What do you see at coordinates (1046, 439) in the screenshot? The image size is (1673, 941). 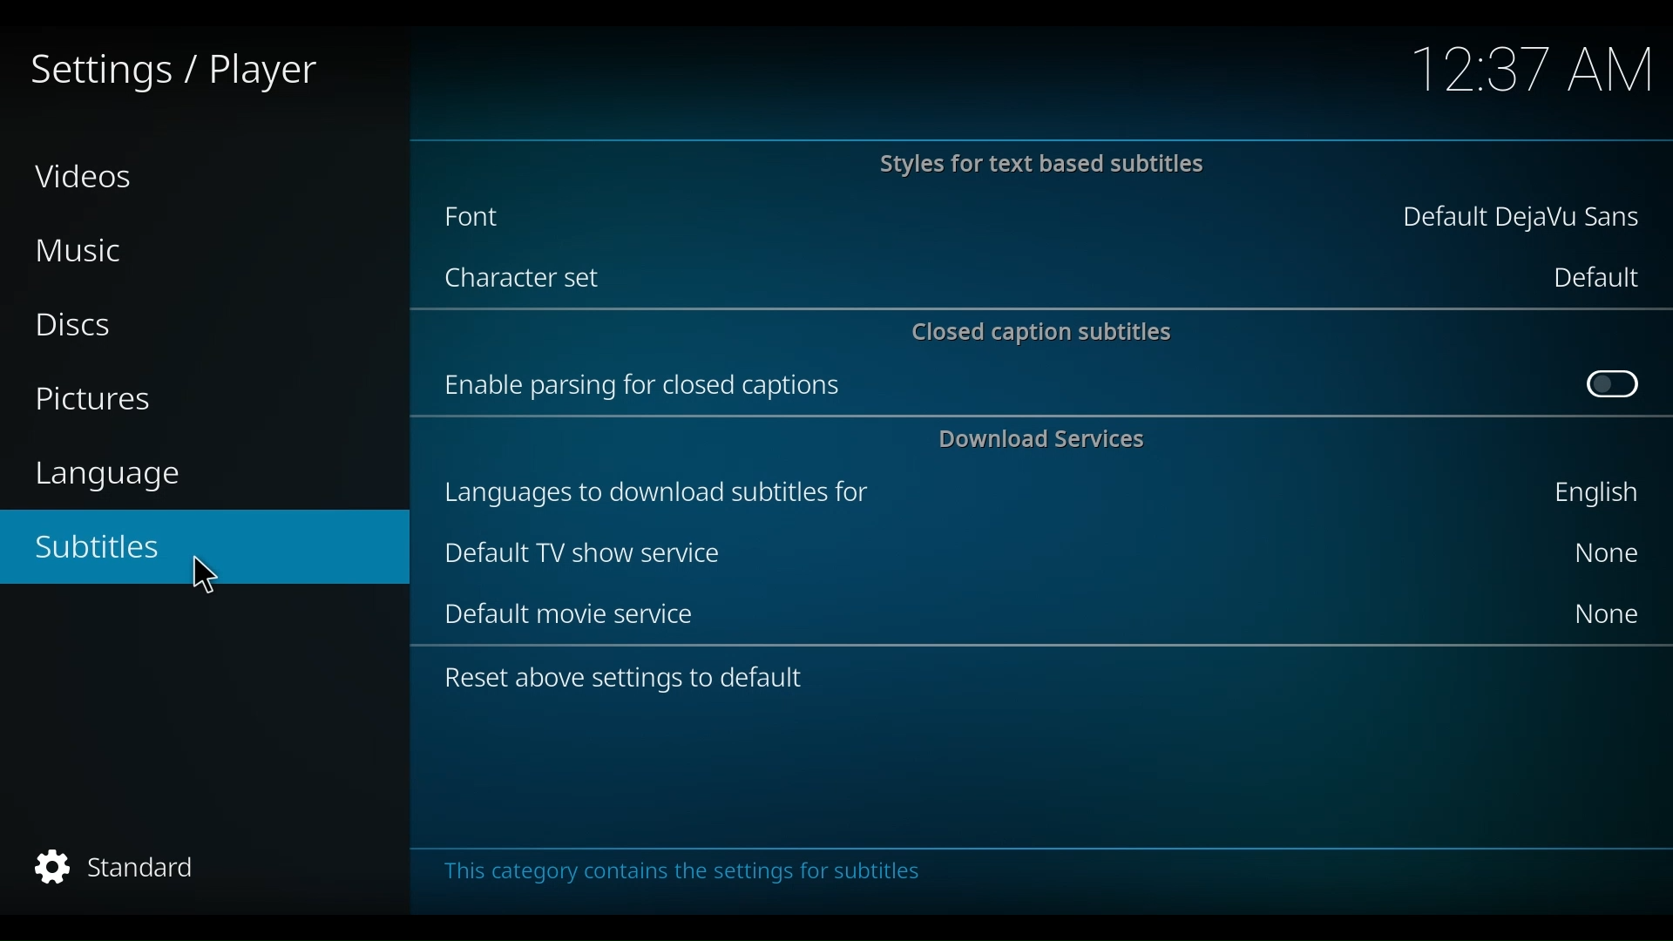 I see `Download Services` at bounding box center [1046, 439].